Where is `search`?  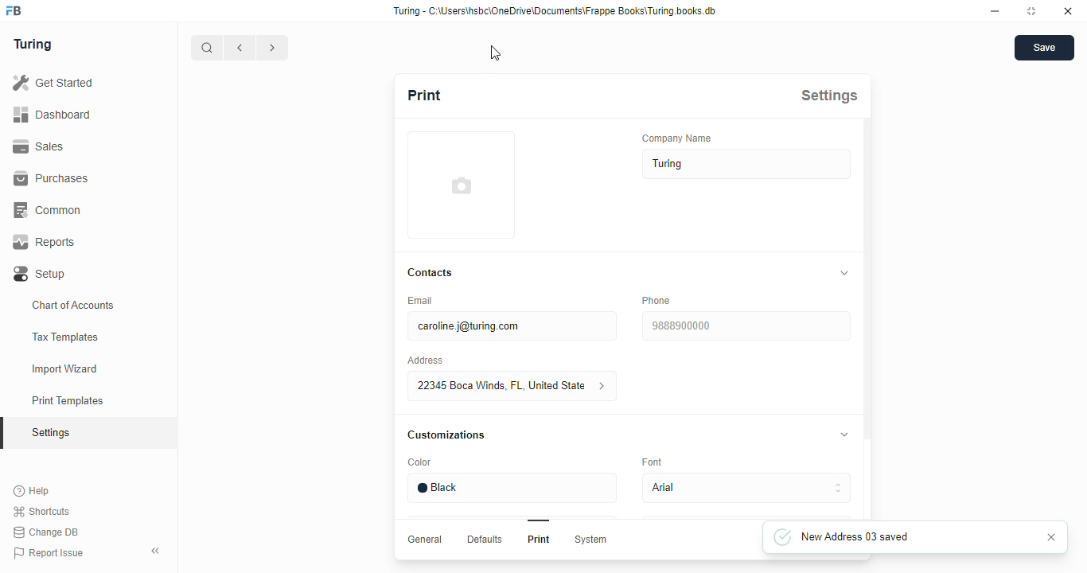 search is located at coordinates (207, 48).